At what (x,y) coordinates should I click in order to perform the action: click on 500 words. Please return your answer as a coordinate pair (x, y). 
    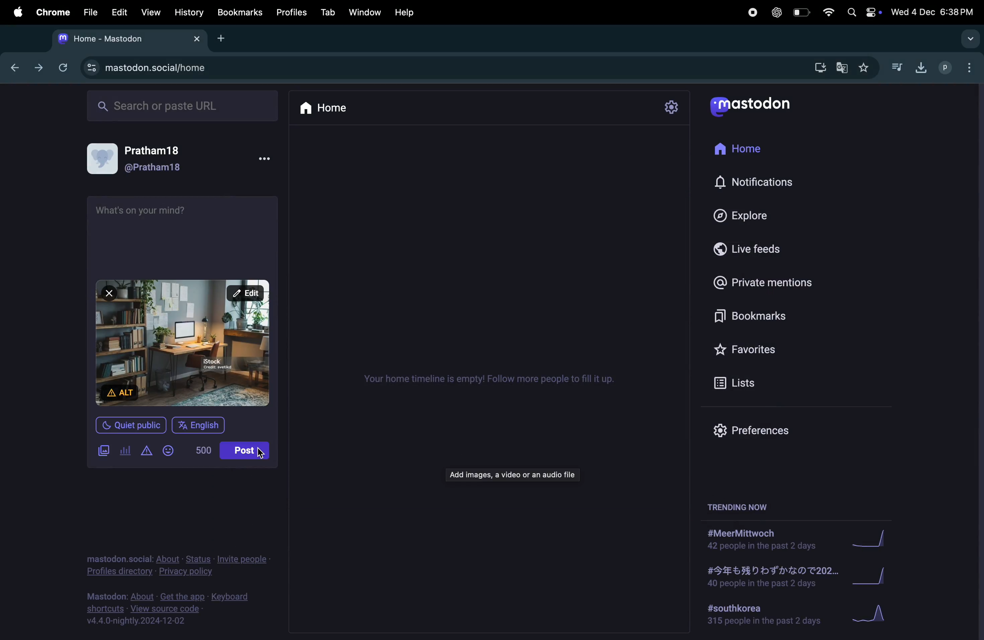
    Looking at the image, I should click on (200, 449).